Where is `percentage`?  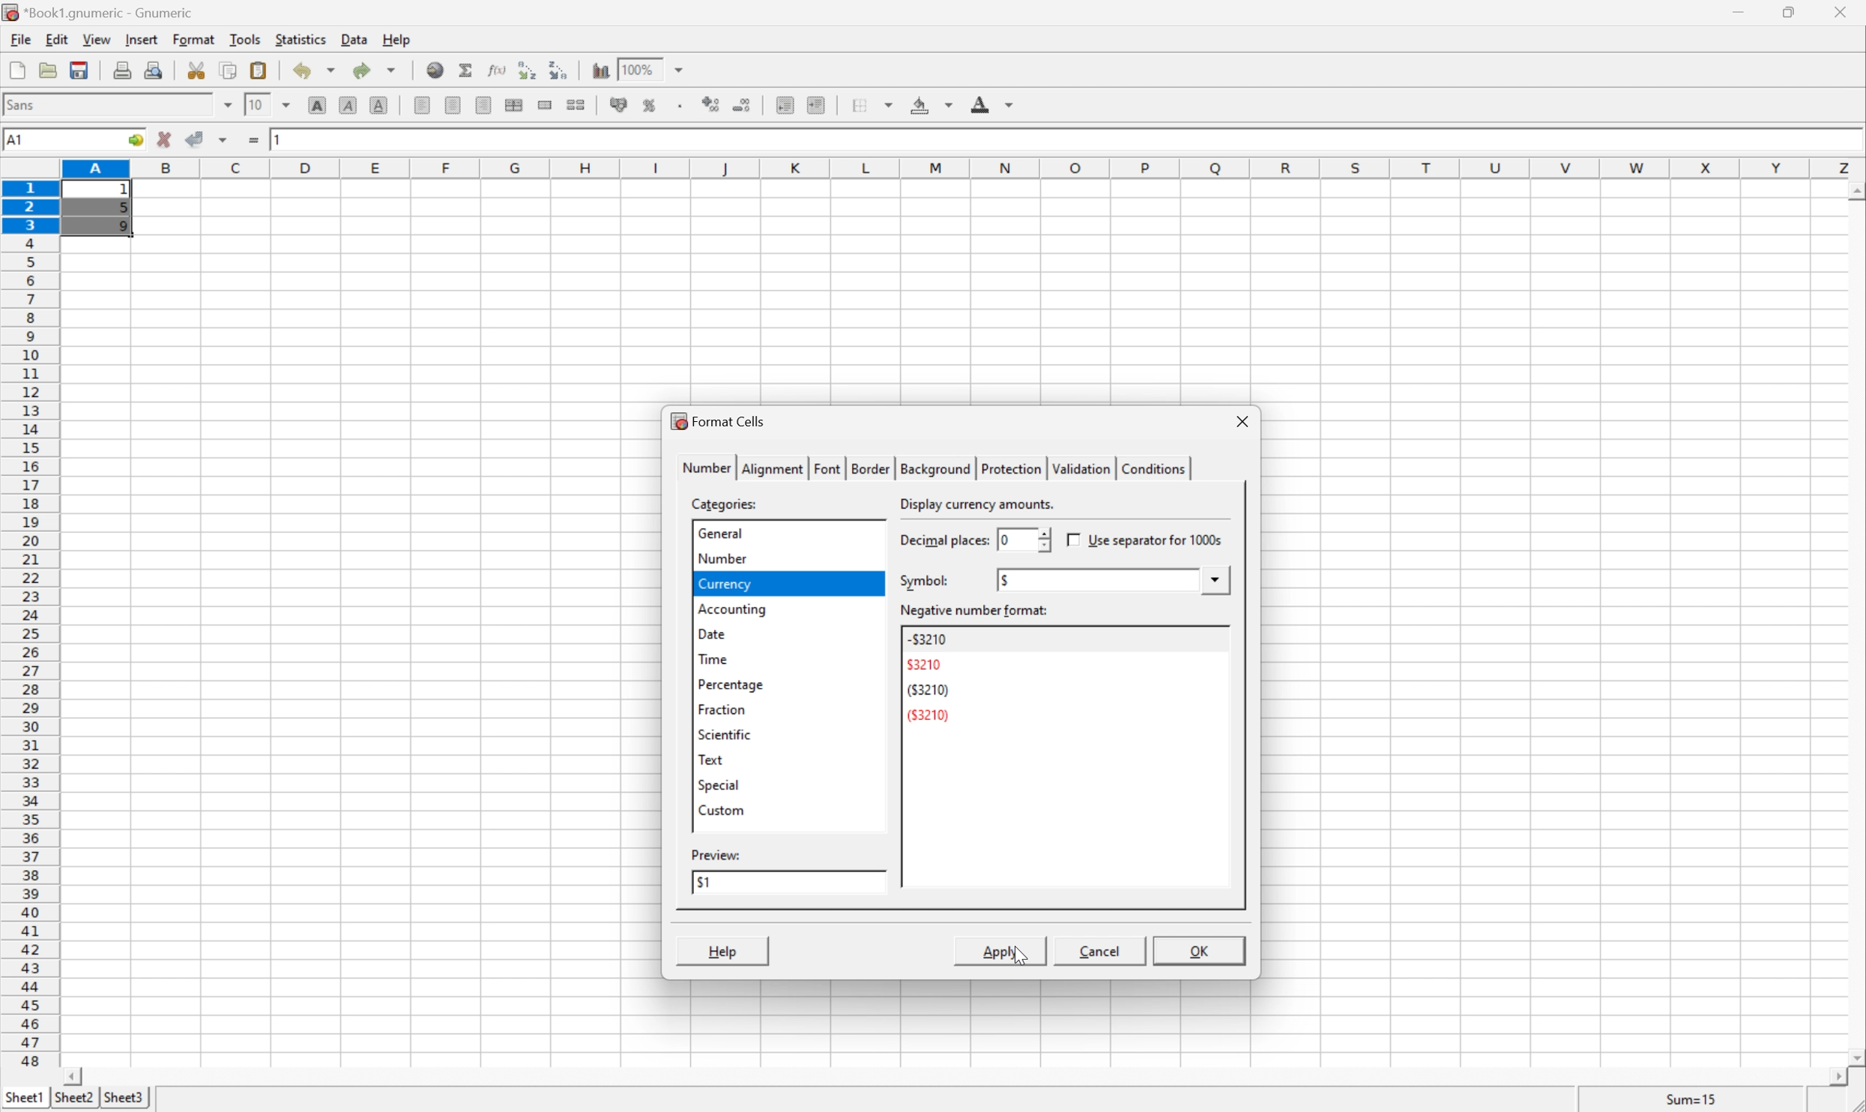
percentage is located at coordinates (731, 684).